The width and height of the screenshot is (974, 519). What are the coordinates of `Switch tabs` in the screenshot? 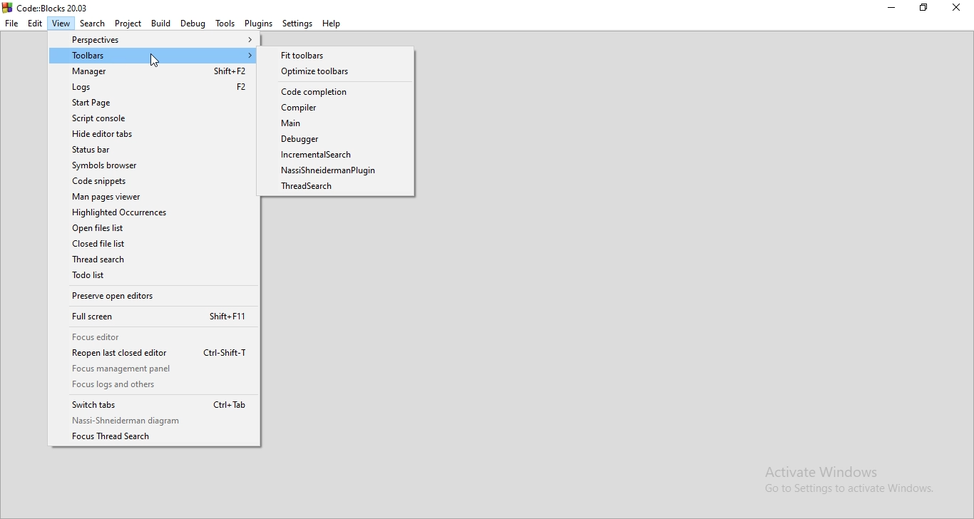 It's located at (152, 406).